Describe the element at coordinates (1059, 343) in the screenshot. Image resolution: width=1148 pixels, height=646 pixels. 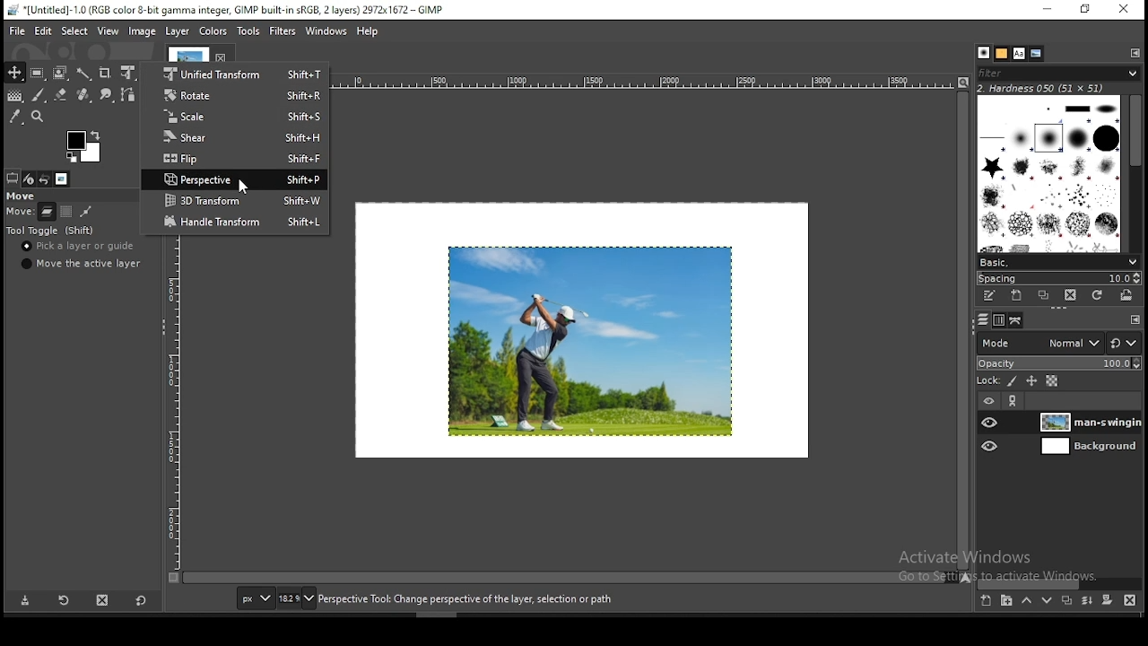
I see `blend mode` at that location.